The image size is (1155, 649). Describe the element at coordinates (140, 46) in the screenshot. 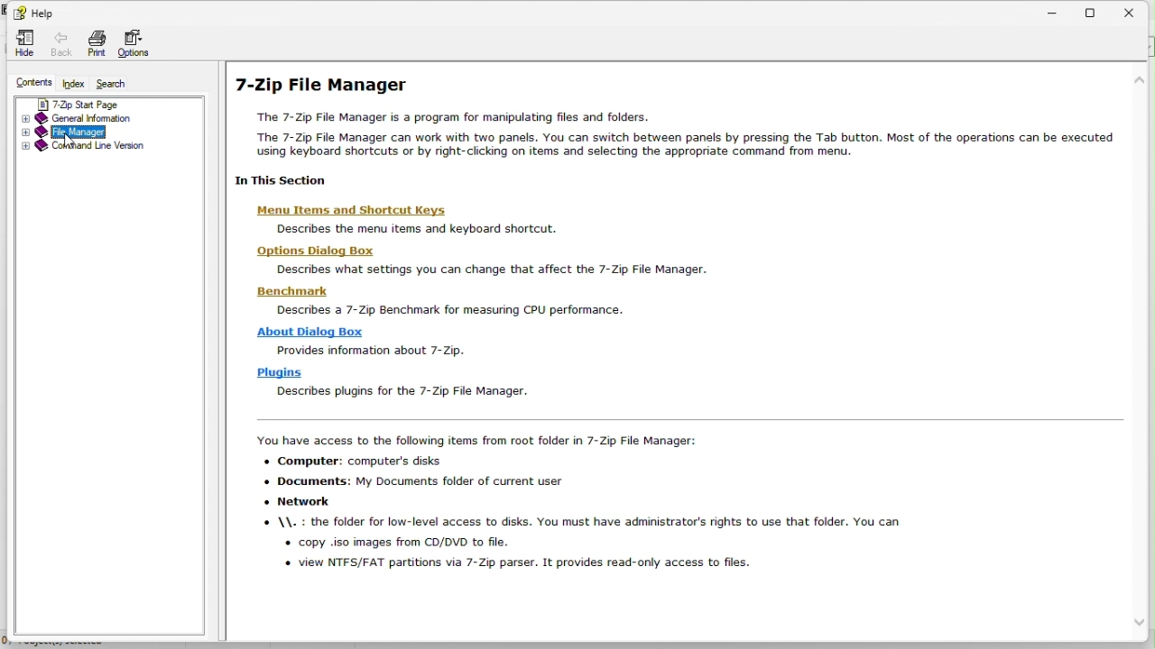

I see `options` at that location.